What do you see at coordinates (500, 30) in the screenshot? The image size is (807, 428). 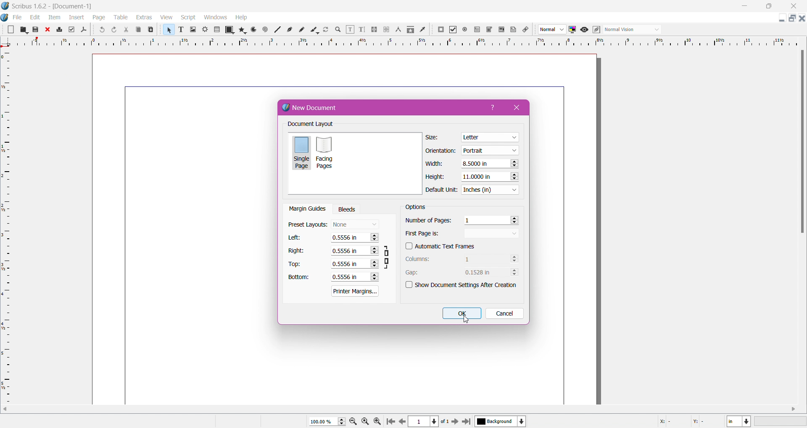 I see `icon` at bounding box center [500, 30].